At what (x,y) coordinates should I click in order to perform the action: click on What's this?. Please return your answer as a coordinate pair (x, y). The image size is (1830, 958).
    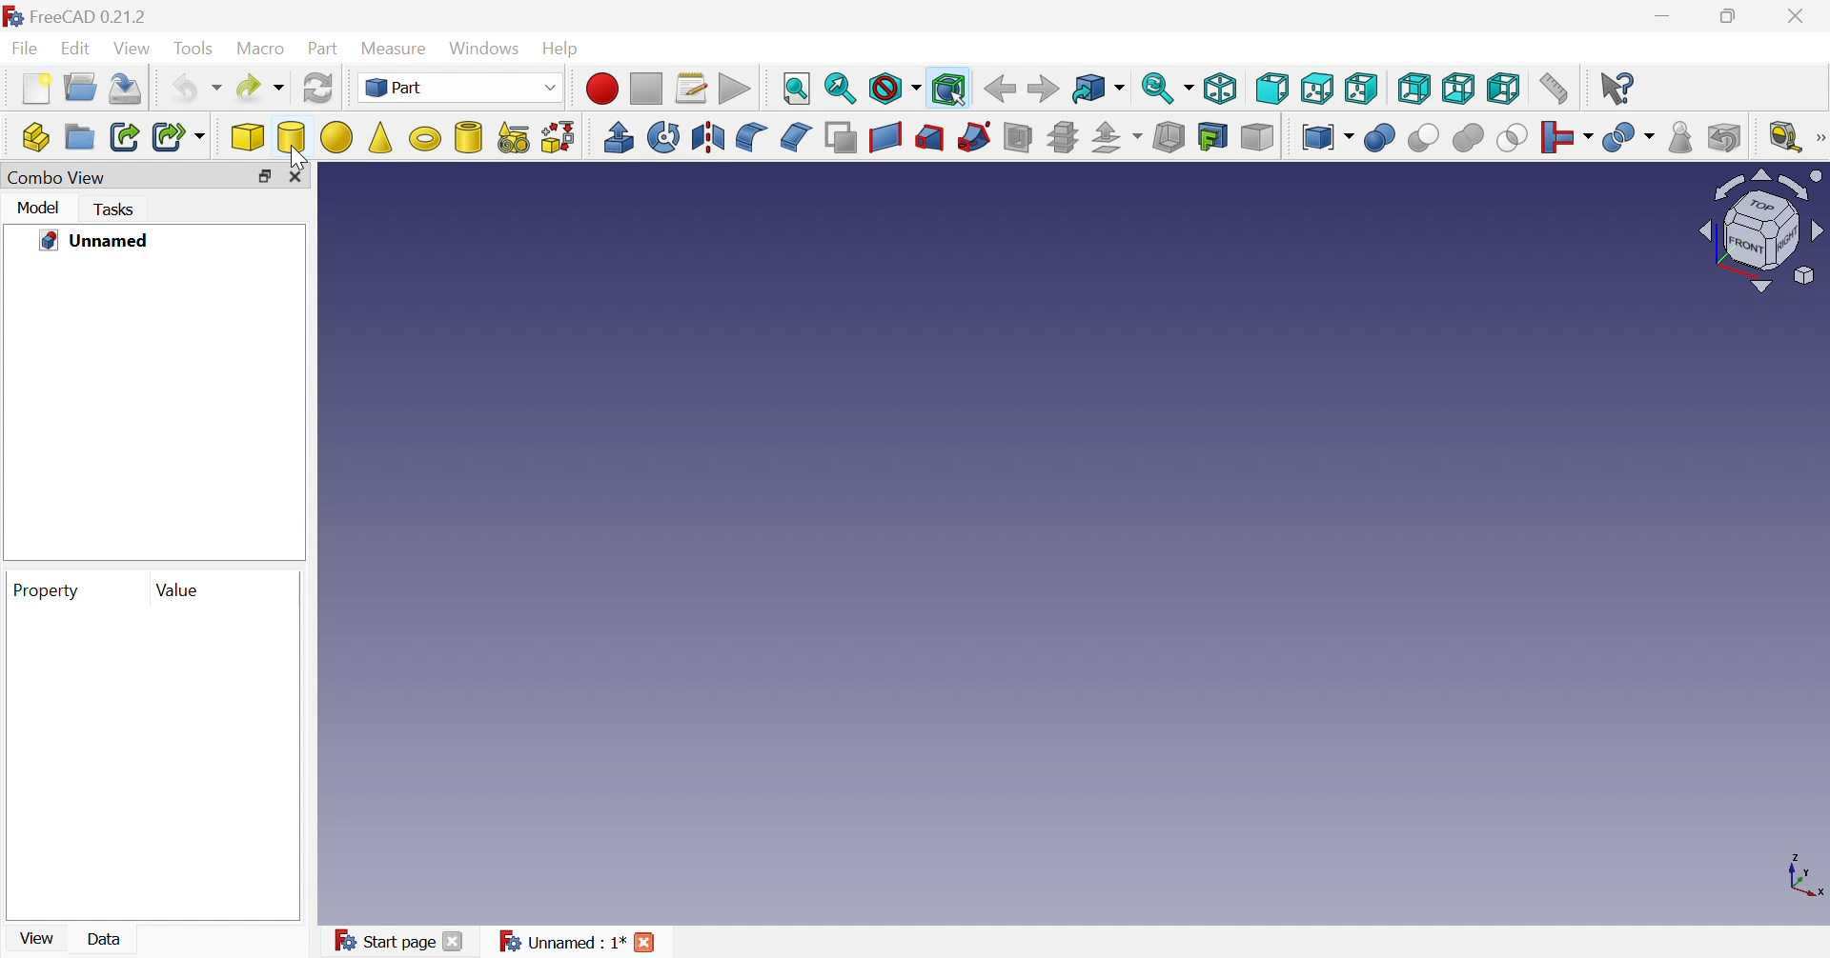
    Looking at the image, I should click on (1618, 87).